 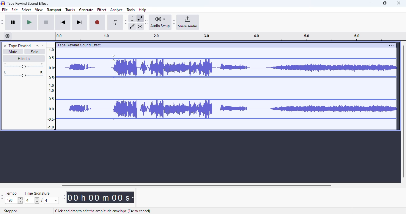 What do you see at coordinates (140, 18) in the screenshot?
I see `envelope tool` at bounding box center [140, 18].